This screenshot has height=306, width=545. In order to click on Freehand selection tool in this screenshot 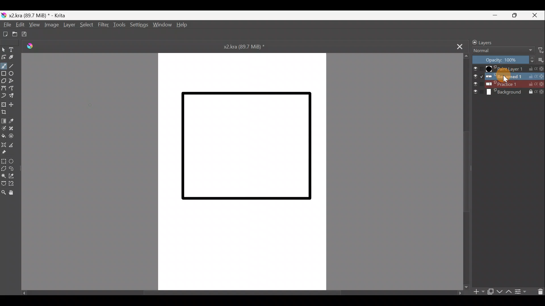, I will do `click(13, 168)`.